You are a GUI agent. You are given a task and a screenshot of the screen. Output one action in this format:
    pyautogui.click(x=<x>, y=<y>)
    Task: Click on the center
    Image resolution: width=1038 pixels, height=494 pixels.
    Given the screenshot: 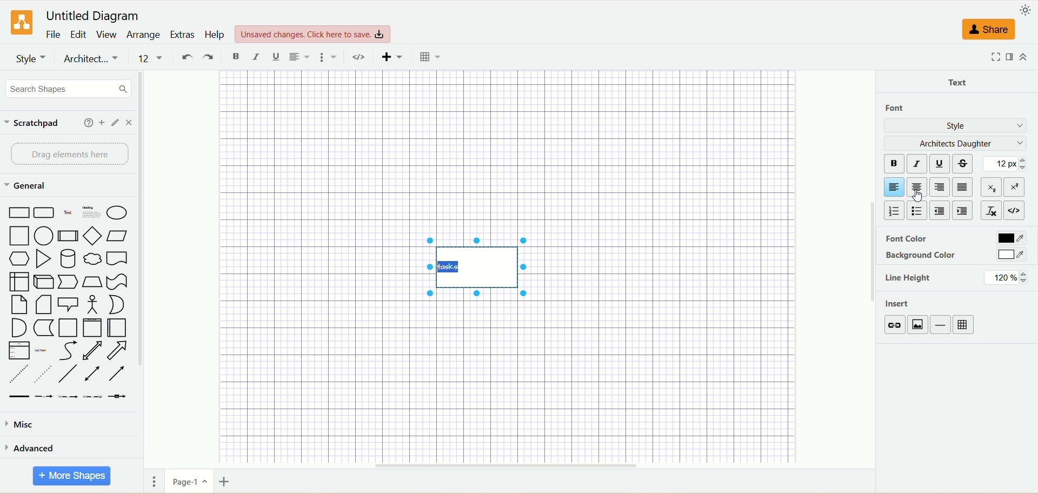 What is the action you would take?
    pyautogui.click(x=916, y=186)
    